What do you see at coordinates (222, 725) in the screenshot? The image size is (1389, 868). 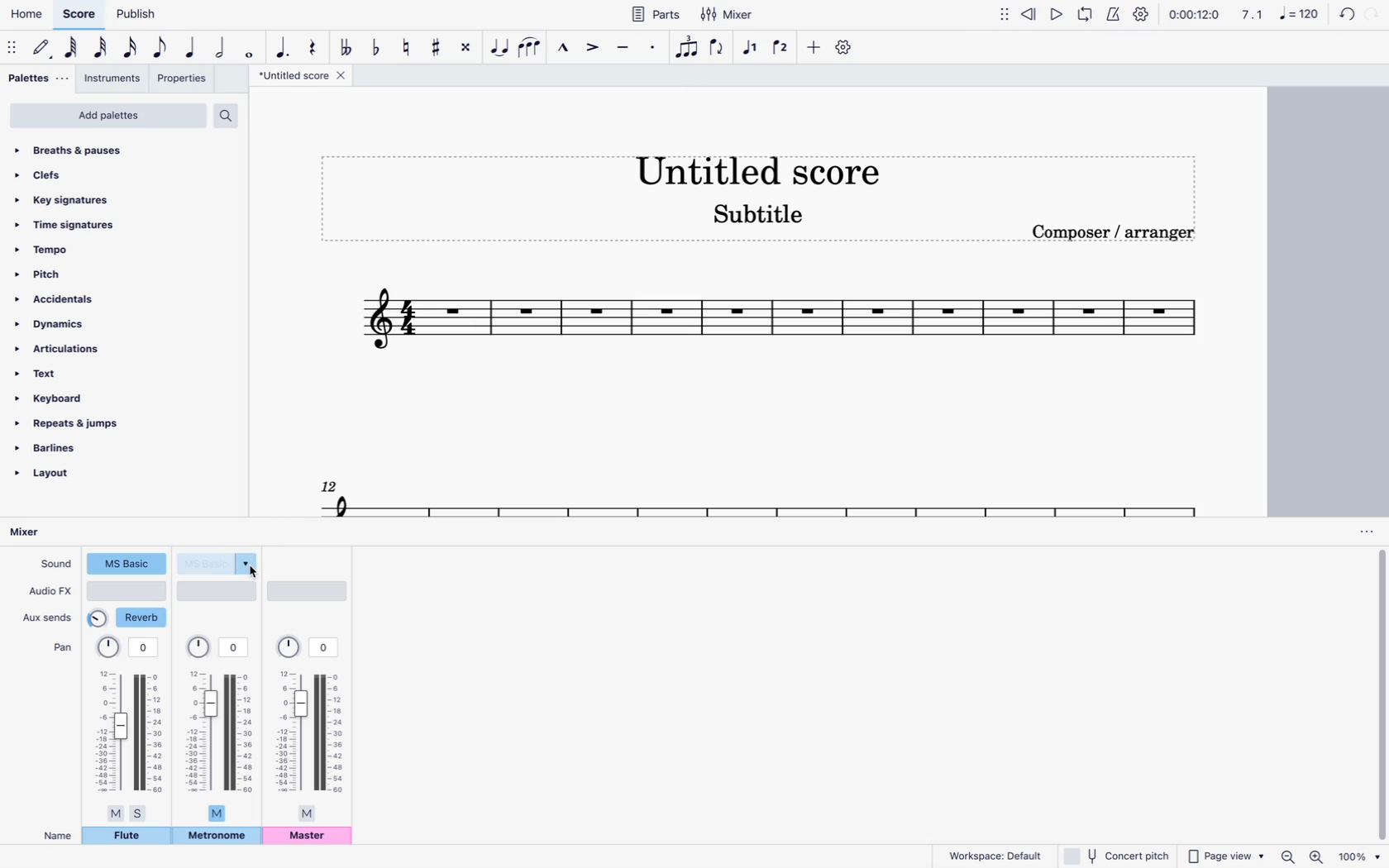 I see `pan` at bounding box center [222, 725].